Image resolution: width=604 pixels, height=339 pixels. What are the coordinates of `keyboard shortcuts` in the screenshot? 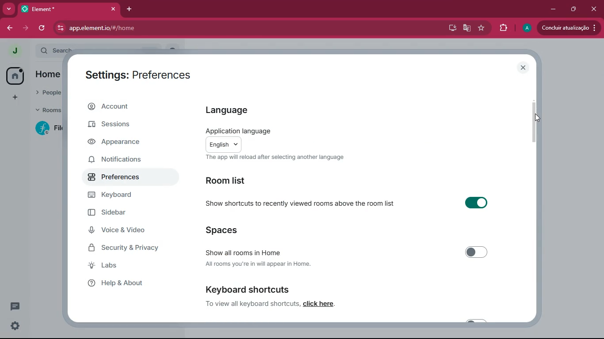 It's located at (246, 289).